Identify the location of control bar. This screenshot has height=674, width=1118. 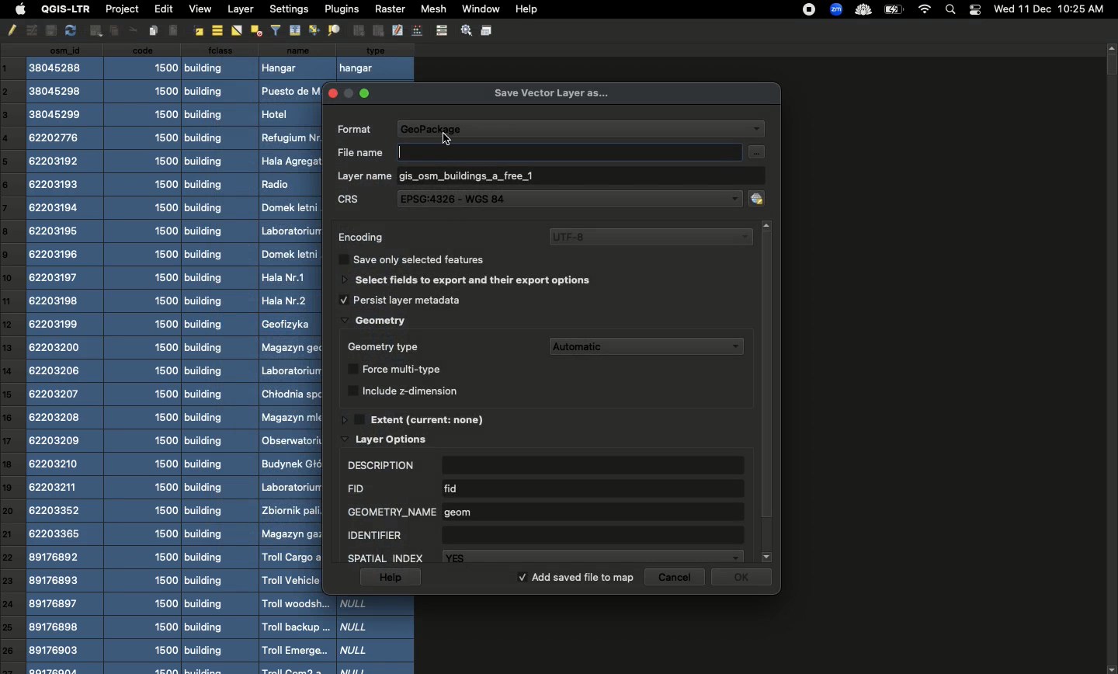
(440, 30).